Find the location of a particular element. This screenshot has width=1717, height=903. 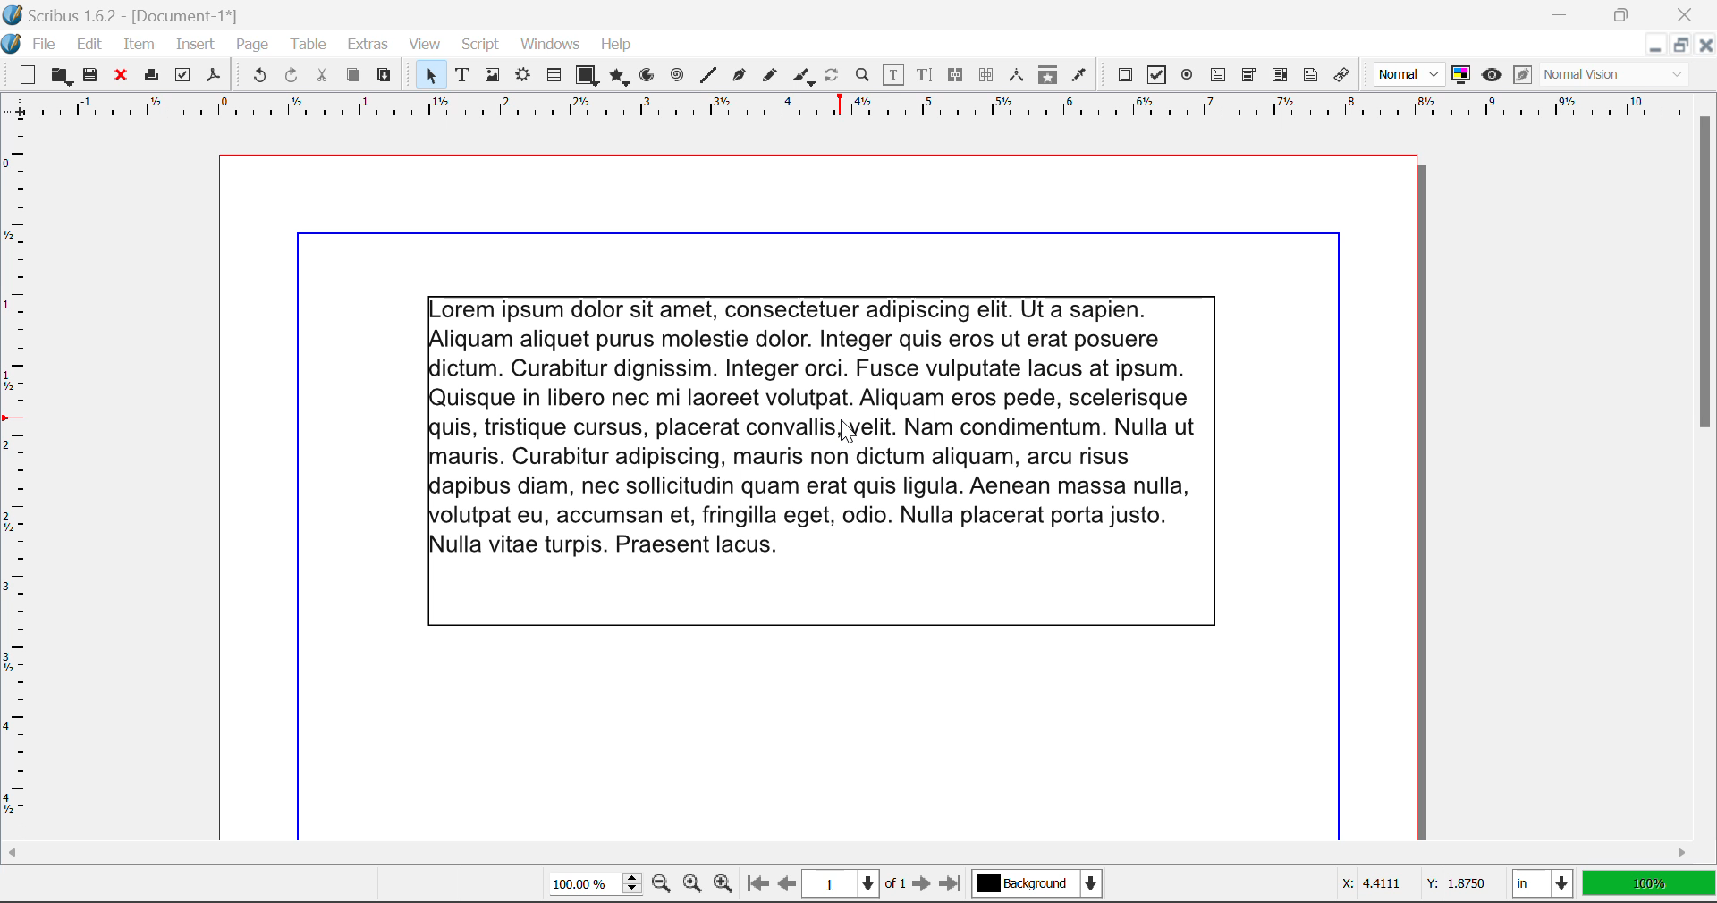

Text Annotation is located at coordinates (1314, 76).